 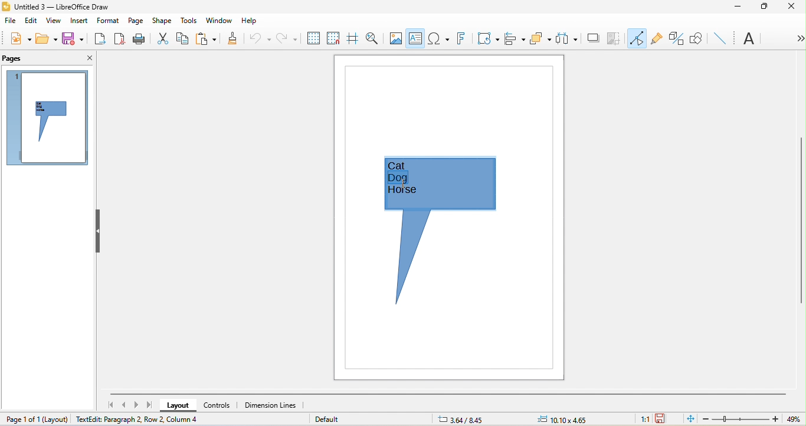 I want to click on display to grids, so click(x=311, y=38).